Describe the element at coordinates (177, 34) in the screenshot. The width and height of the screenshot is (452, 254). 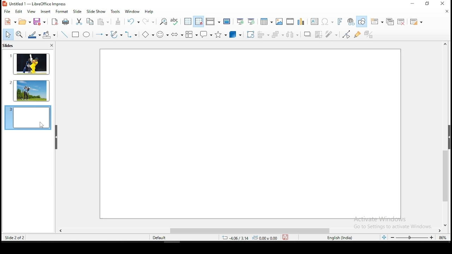
I see `block arrows` at that location.